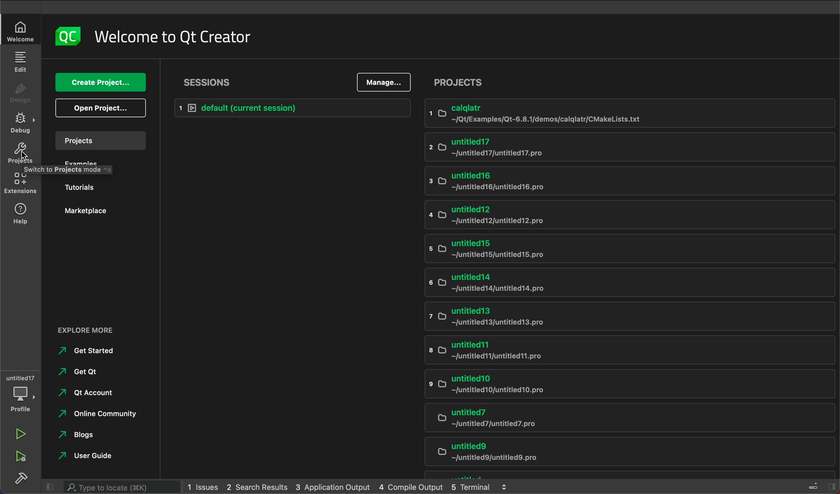 This screenshot has height=494, width=840. Describe the element at coordinates (633, 82) in the screenshot. I see `project list` at that location.